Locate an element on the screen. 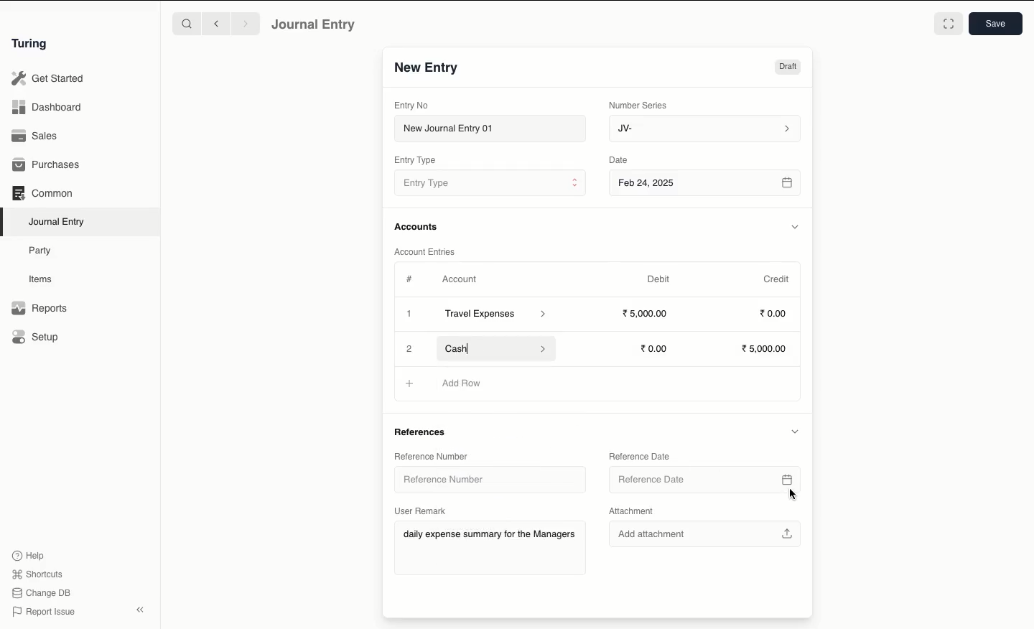 This screenshot has height=629, width=1034. Add is located at coordinates (410, 314).